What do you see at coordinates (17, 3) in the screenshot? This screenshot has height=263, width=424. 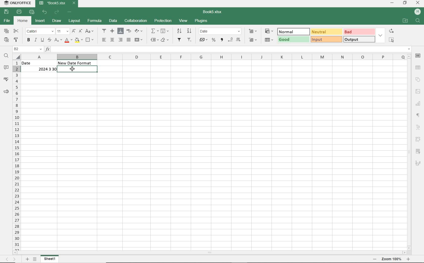 I see `SYSTEM NAME` at bounding box center [17, 3].